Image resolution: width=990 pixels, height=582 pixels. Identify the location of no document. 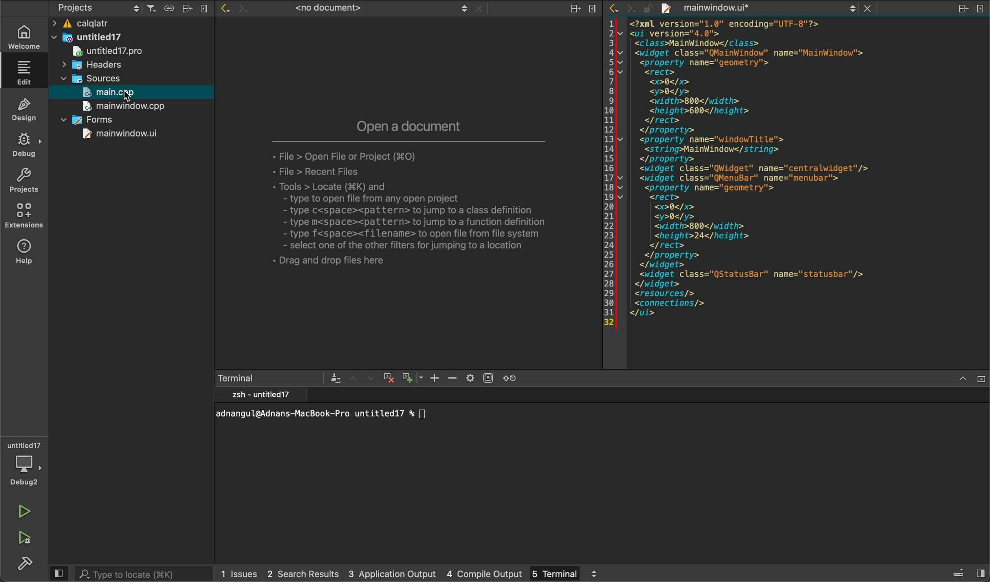
(365, 10).